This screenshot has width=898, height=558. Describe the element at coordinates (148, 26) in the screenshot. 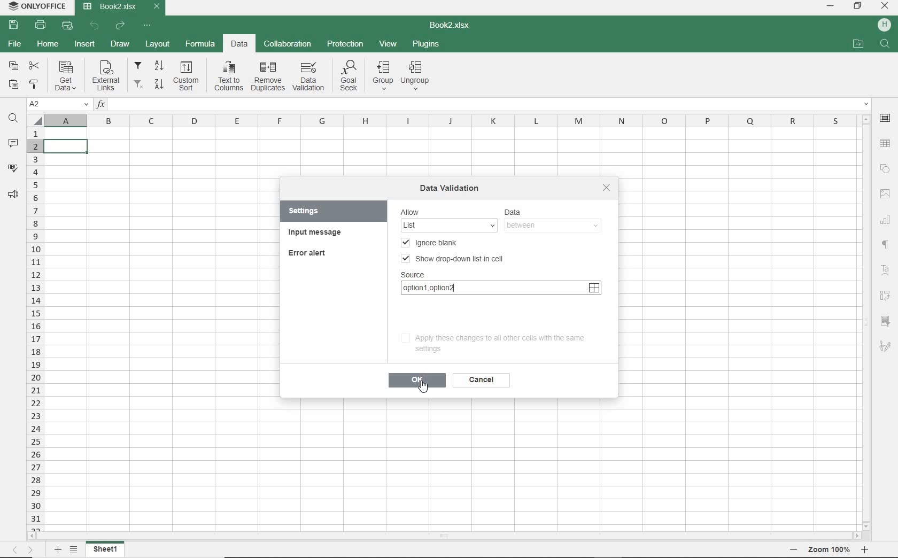

I see `CUSTOMIZE QUICK ACCESS TOOLBAR` at that location.